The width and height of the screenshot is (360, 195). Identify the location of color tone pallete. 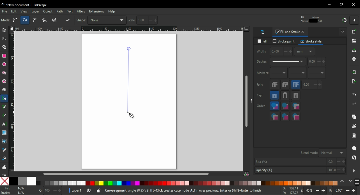
(62, 183).